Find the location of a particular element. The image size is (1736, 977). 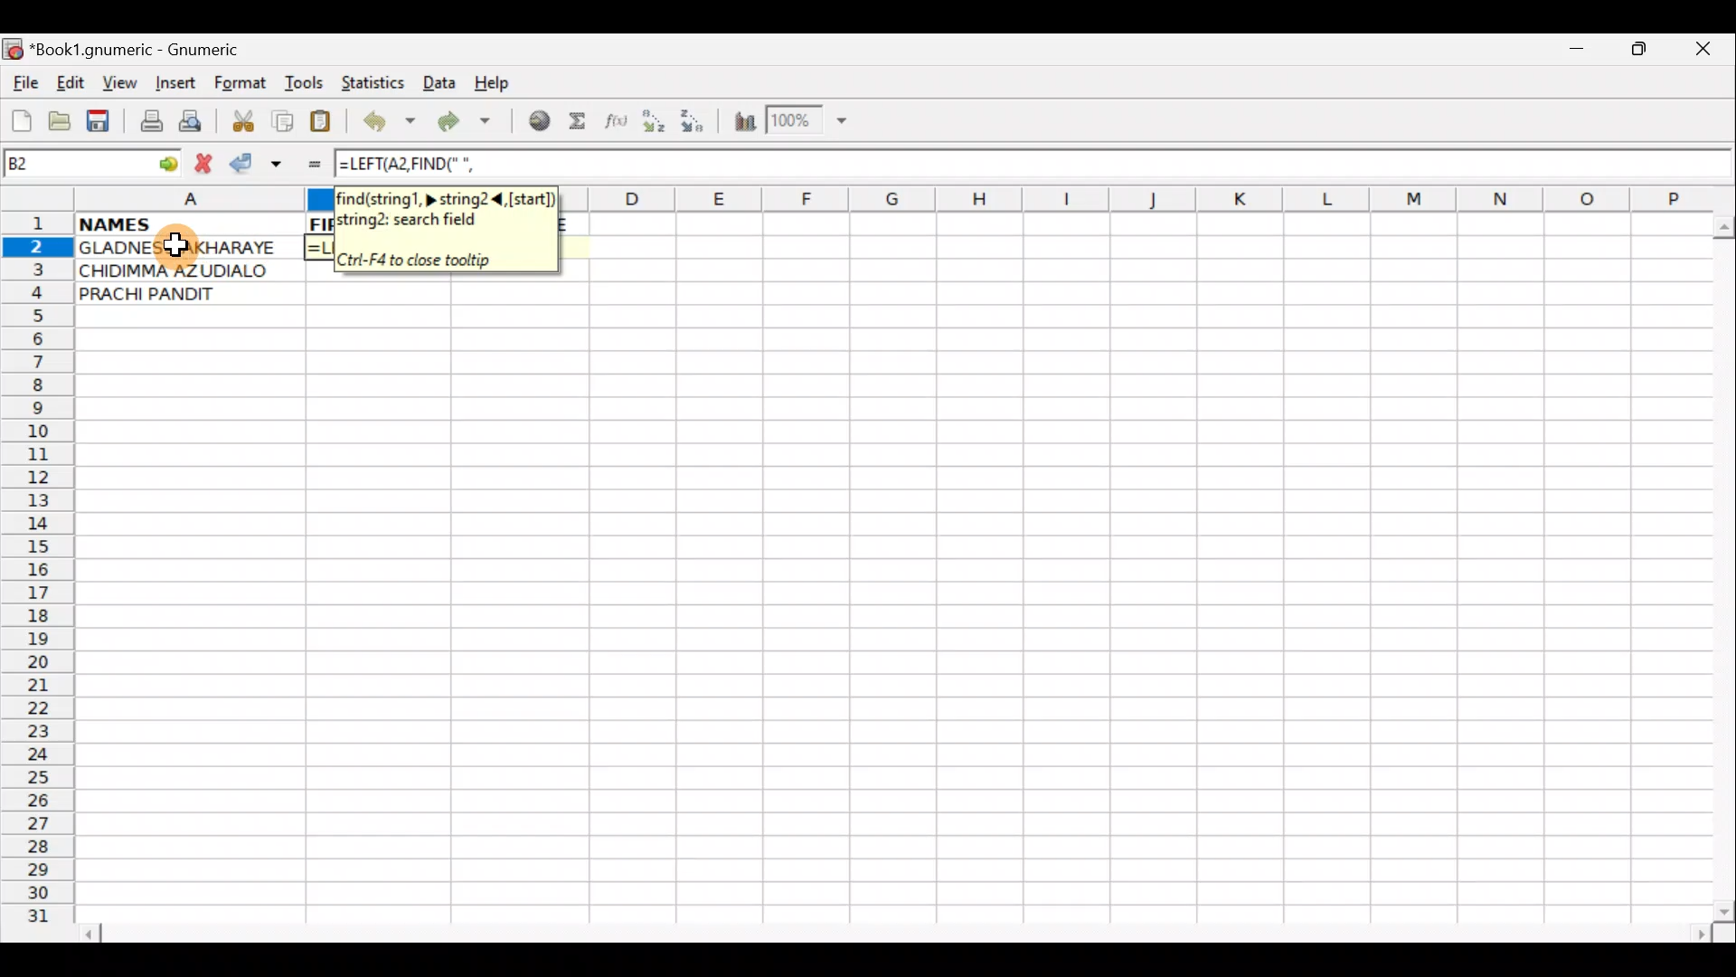

File is located at coordinates (24, 84).